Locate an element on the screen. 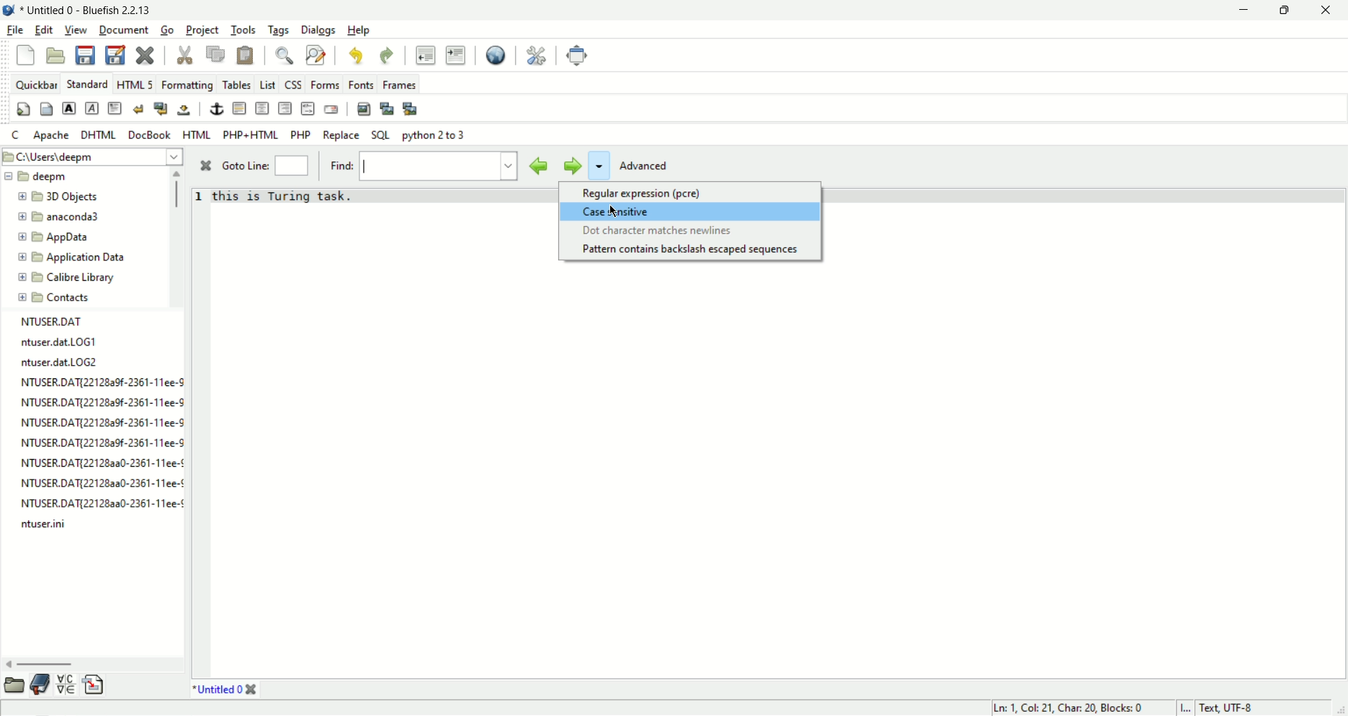 Image resolution: width=1348 pixels, height=716 pixels. HTML 5 is located at coordinates (134, 84).